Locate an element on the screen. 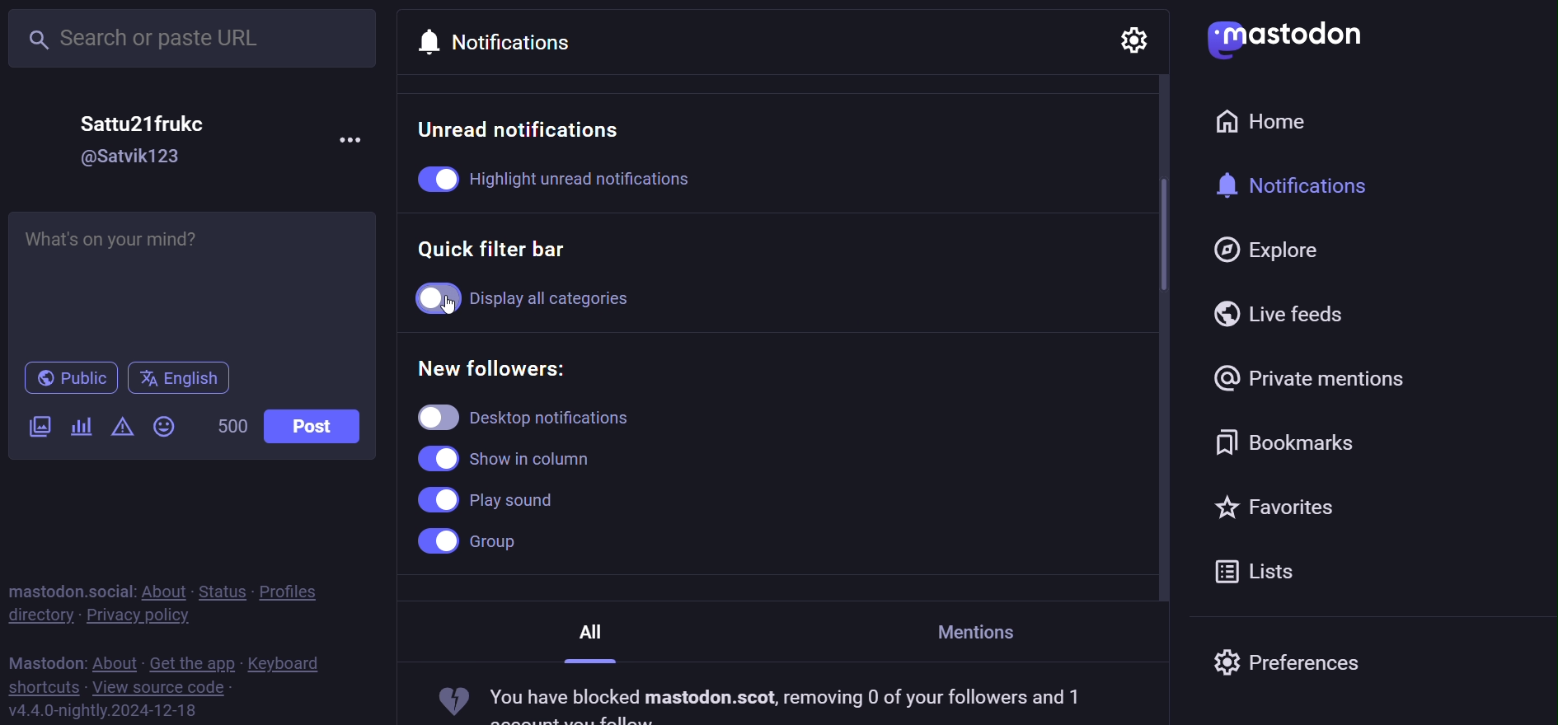 This screenshot has height=725, width=1558. emoji is located at coordinates (165, 426).